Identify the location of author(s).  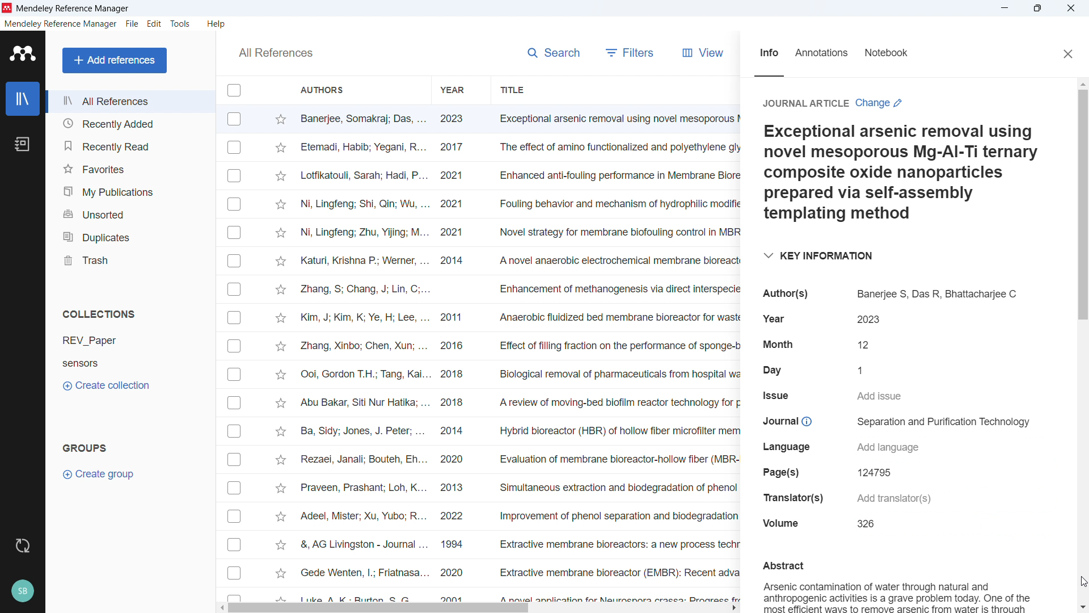
(791, 293).